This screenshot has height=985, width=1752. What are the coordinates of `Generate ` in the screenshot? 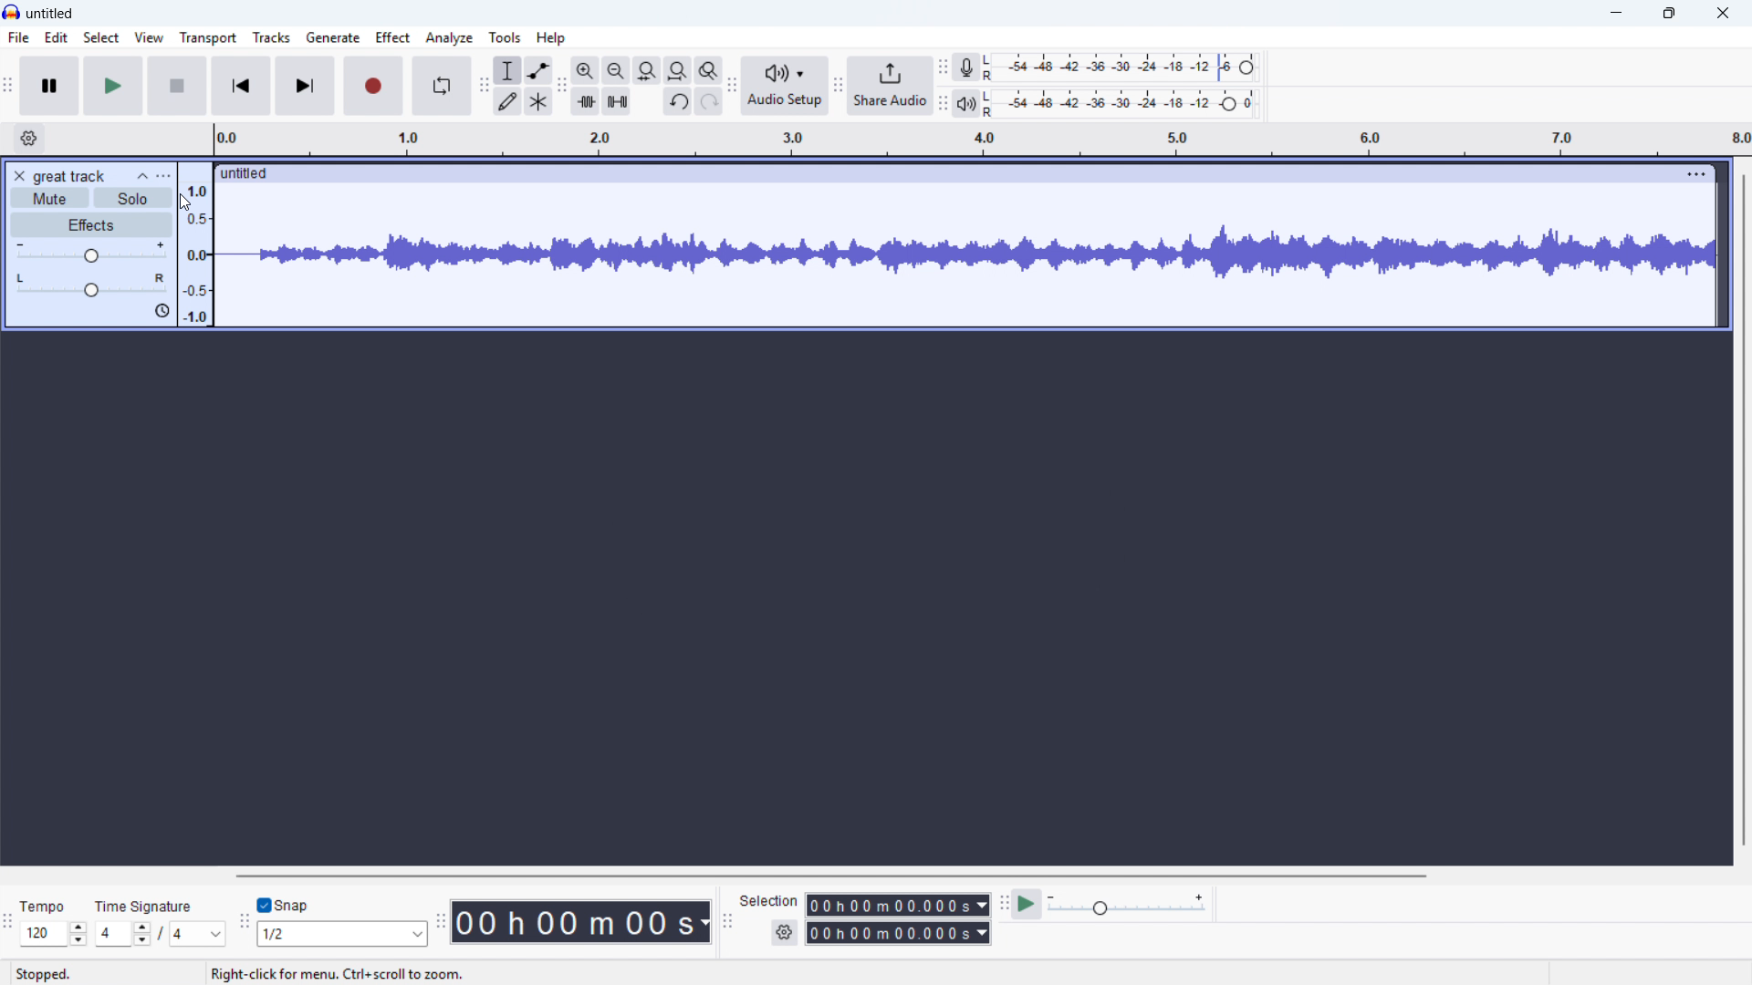 It's located at (332, 37).